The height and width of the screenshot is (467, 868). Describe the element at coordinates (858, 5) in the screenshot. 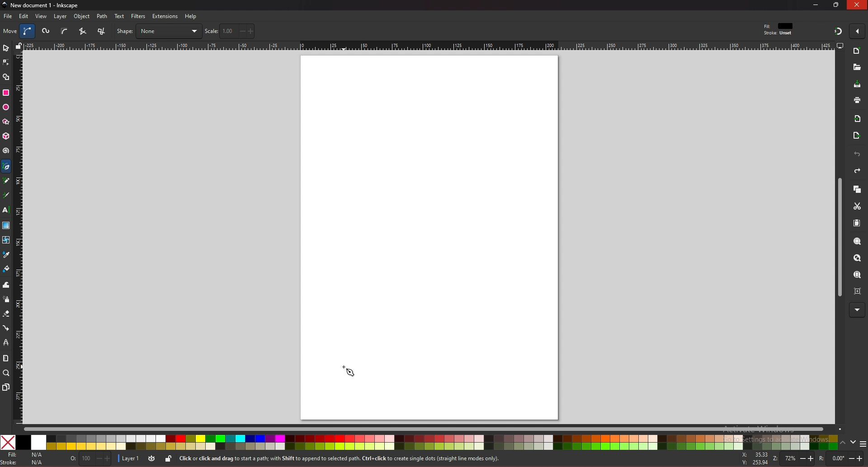

I see `close` at that location.